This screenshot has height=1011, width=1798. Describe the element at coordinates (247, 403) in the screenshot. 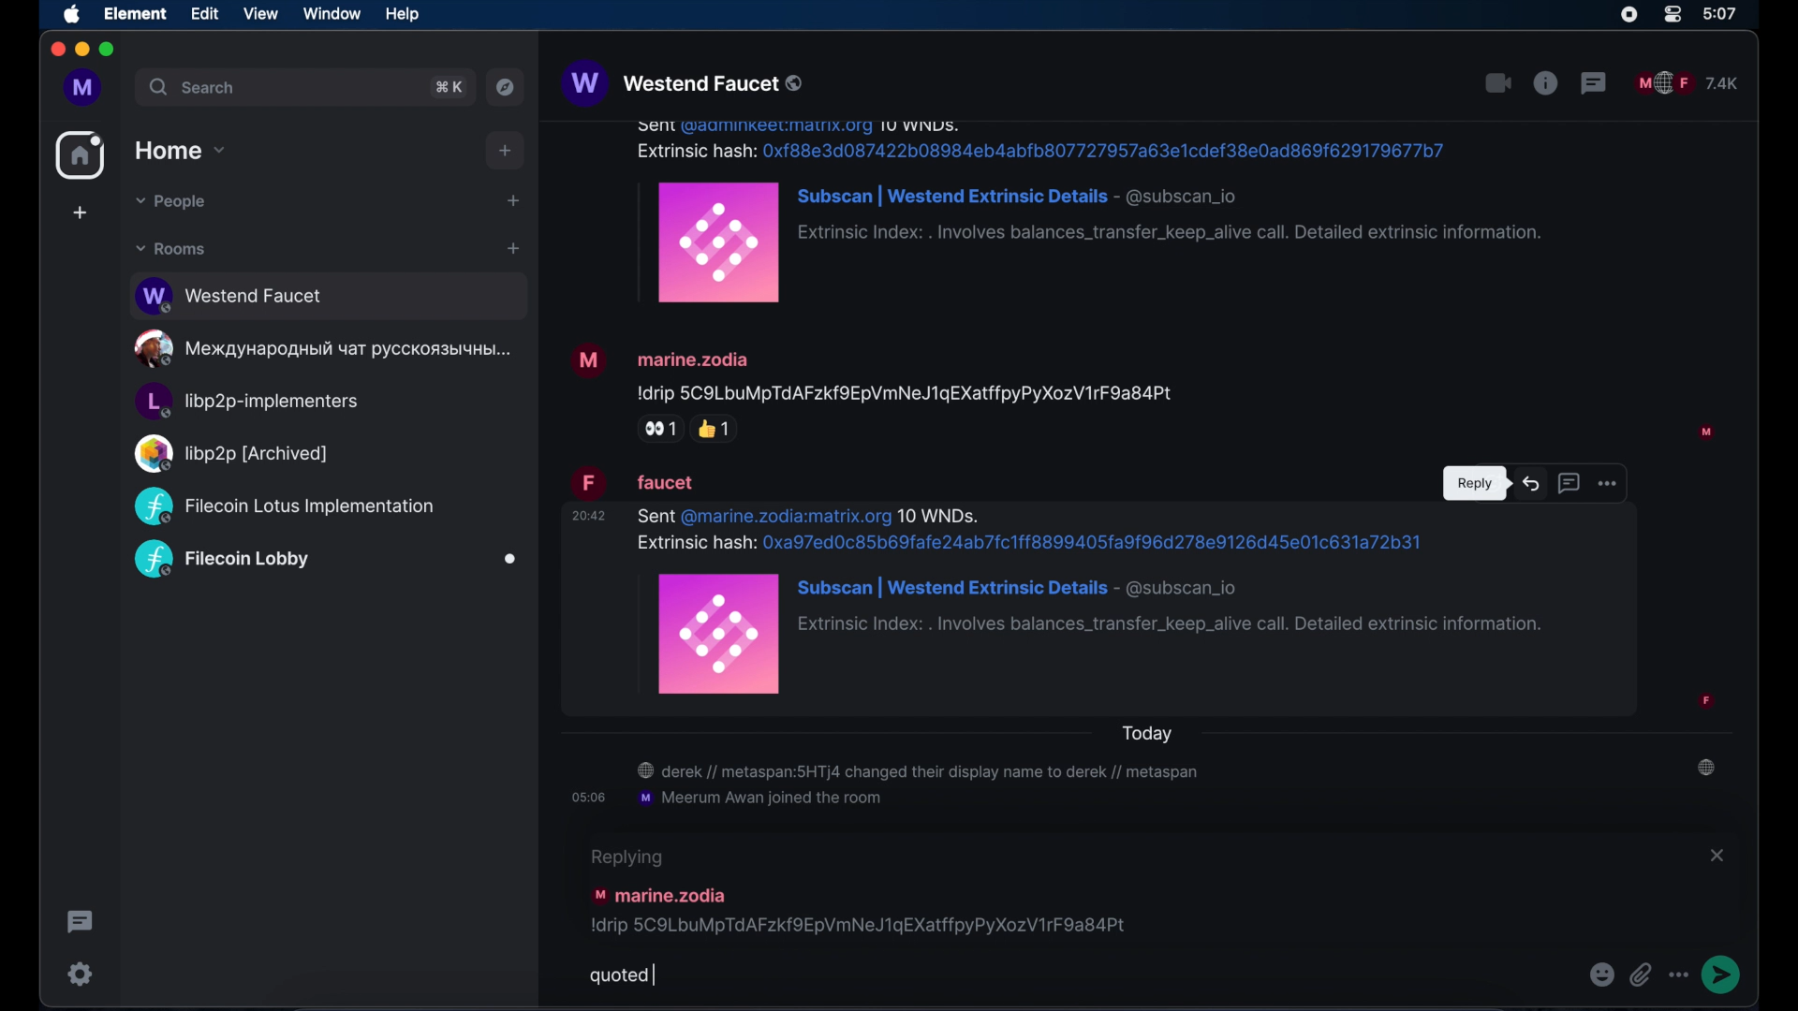

I see `public room` at that location.